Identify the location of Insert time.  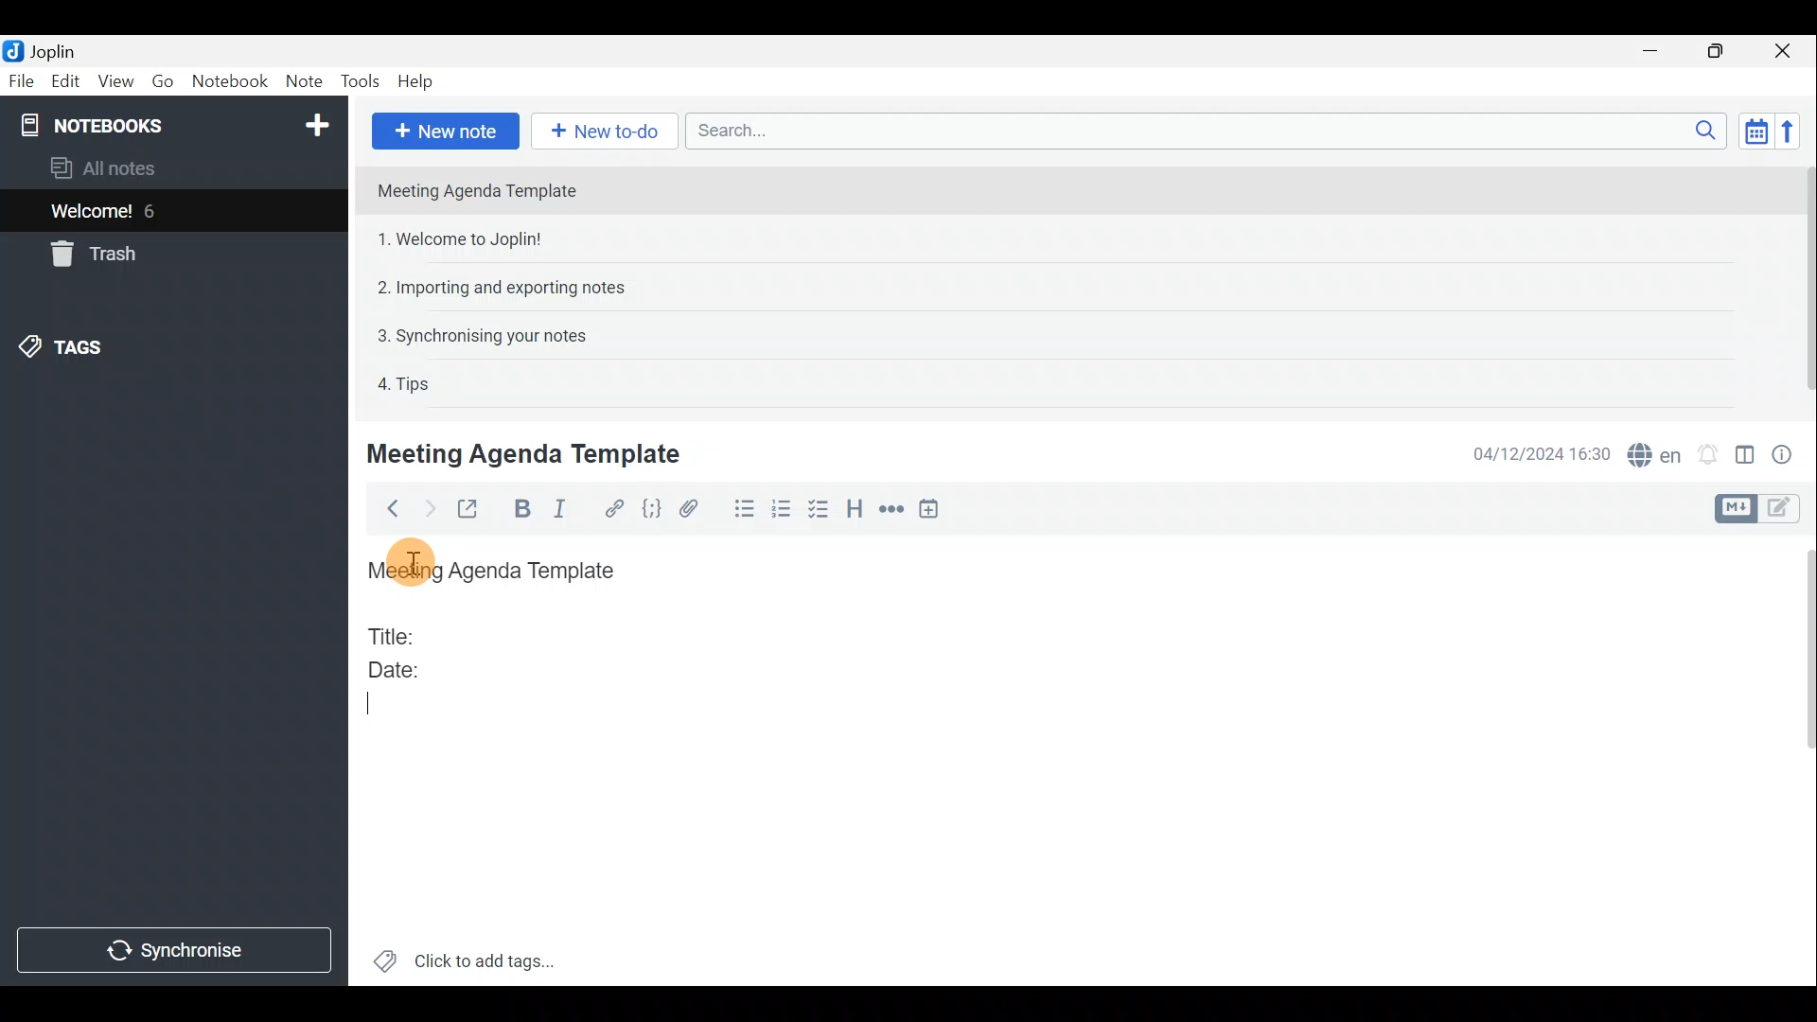
(933, 512).